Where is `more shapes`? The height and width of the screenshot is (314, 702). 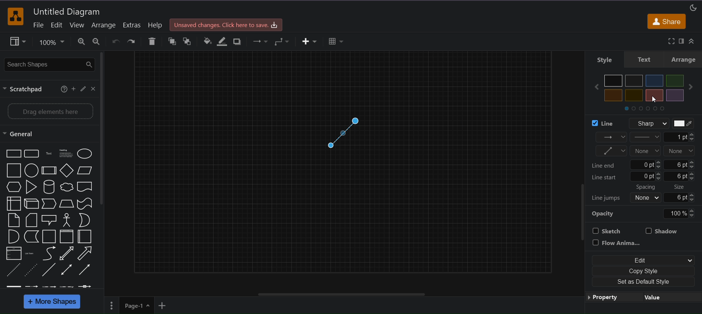 more shapes is located at coordinates (52, 302).